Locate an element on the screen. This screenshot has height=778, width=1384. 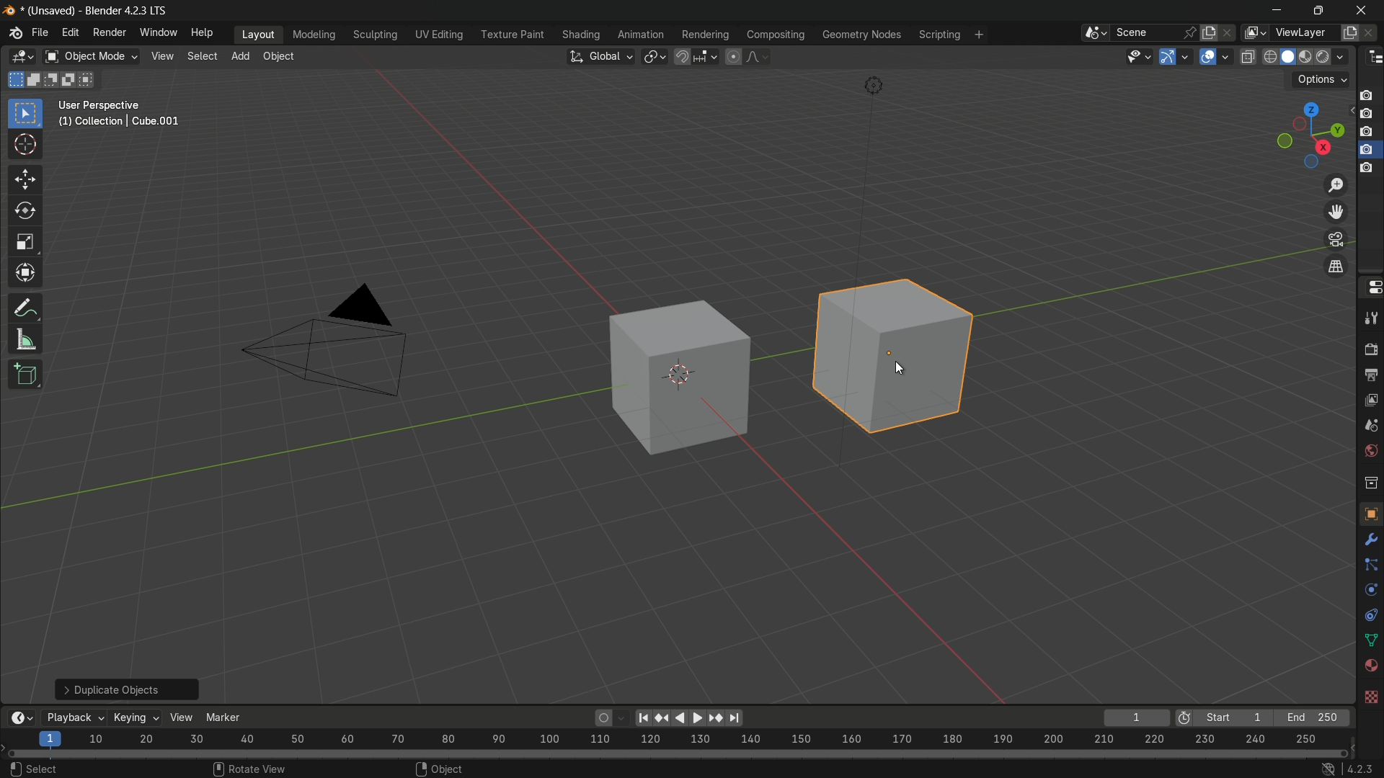
measure is located at coordinates (27, 340).